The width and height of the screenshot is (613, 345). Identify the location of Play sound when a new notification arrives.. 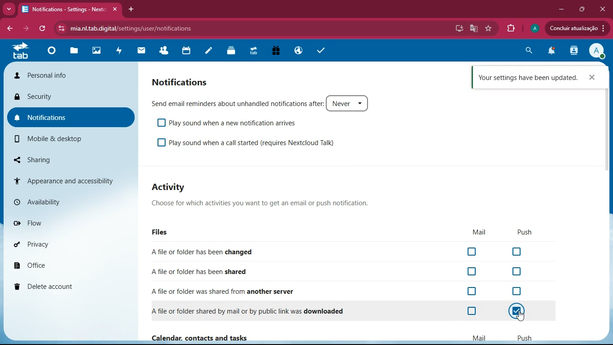
(228, 123).